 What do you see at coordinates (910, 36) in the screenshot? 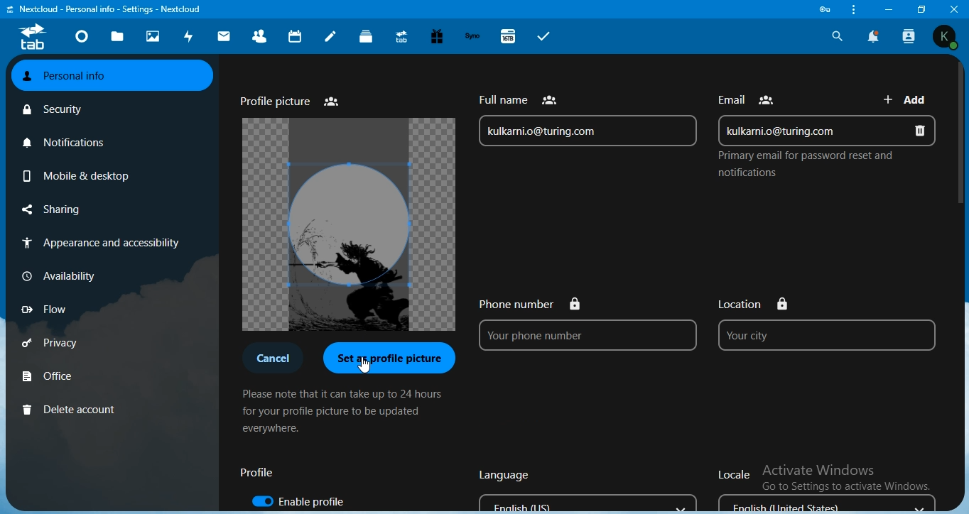
I see `search contact` at bounding box center [910, 36].